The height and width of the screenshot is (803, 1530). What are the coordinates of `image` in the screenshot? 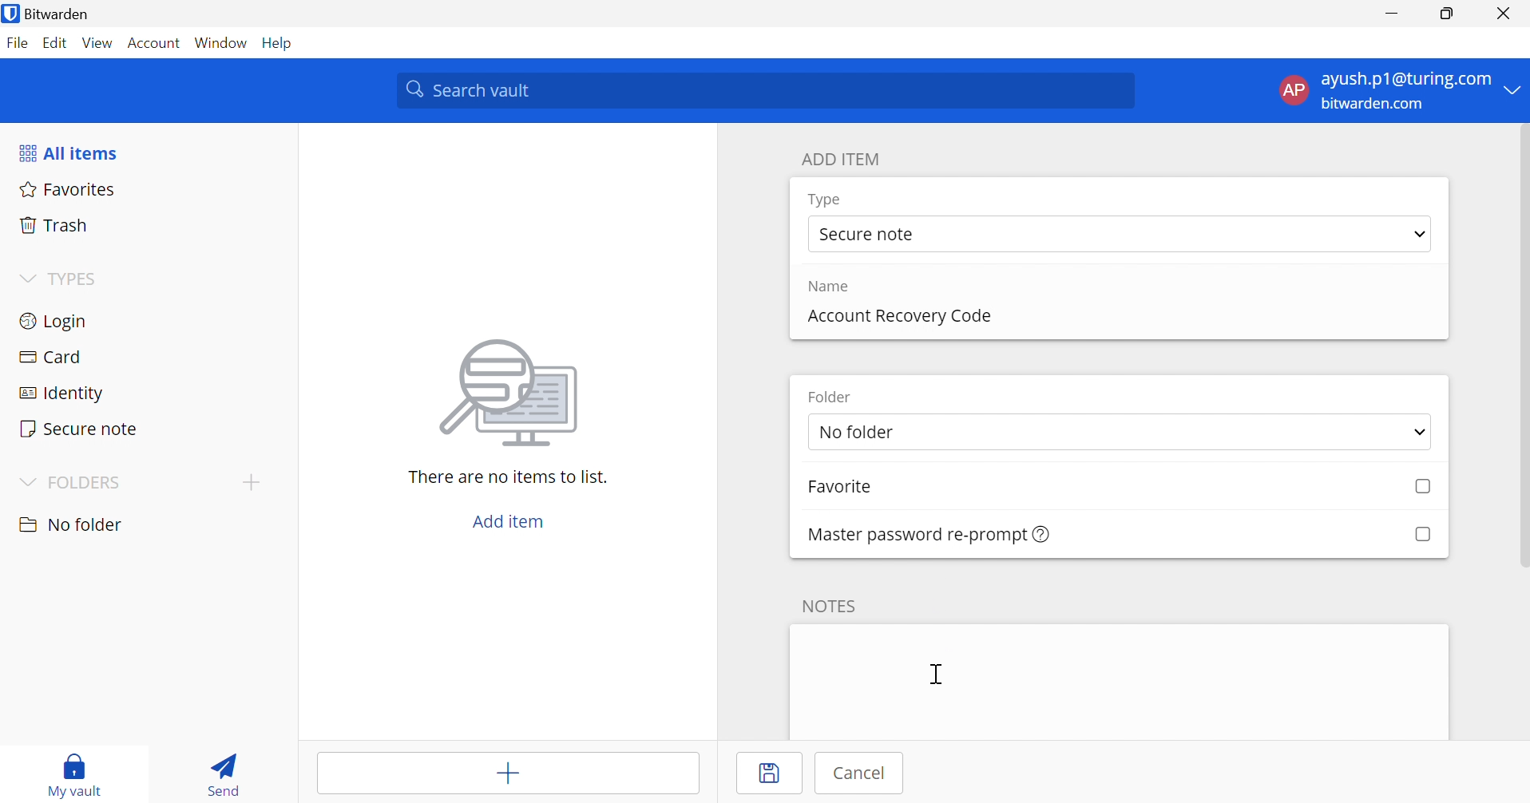 It's located at (514, 393).